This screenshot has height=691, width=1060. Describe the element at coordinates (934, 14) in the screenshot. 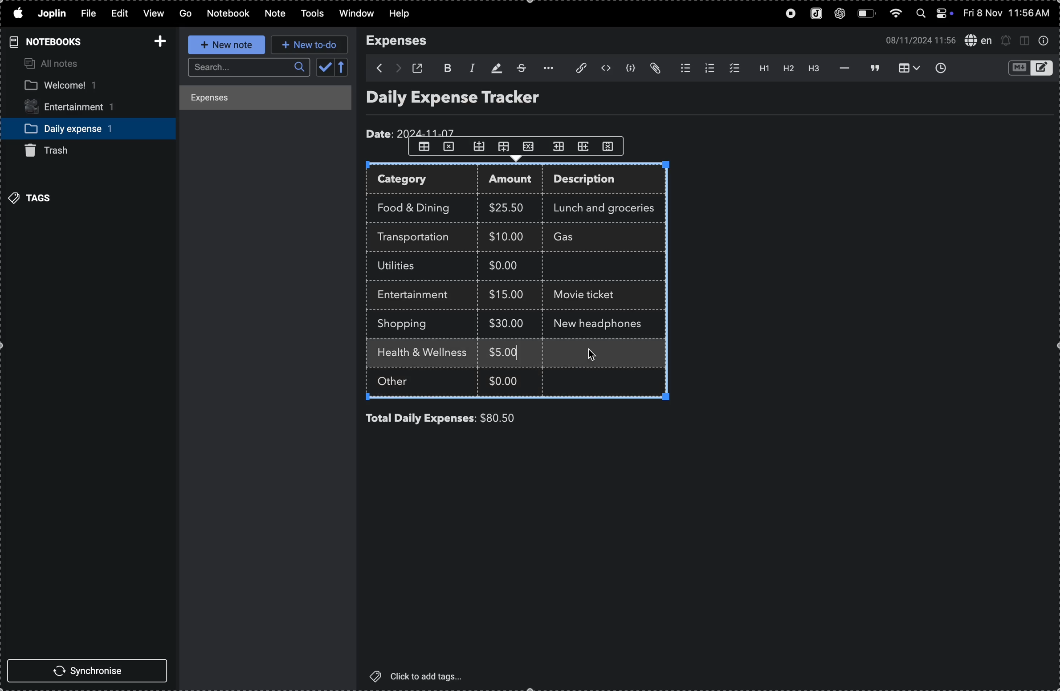

I see `apple widgets` at that location.